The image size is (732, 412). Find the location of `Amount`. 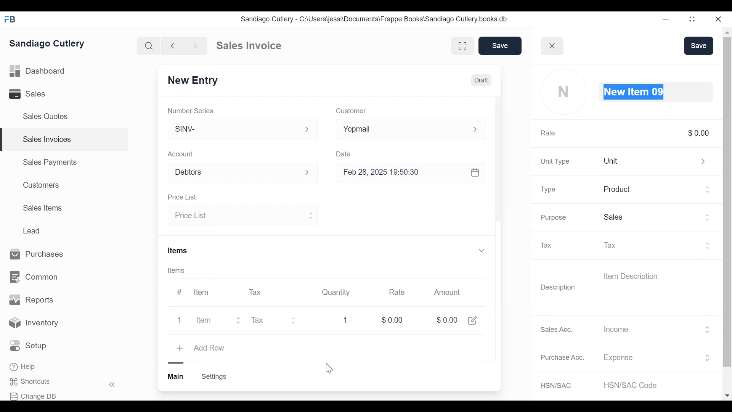

Amount is located at coordinates (446, 293).